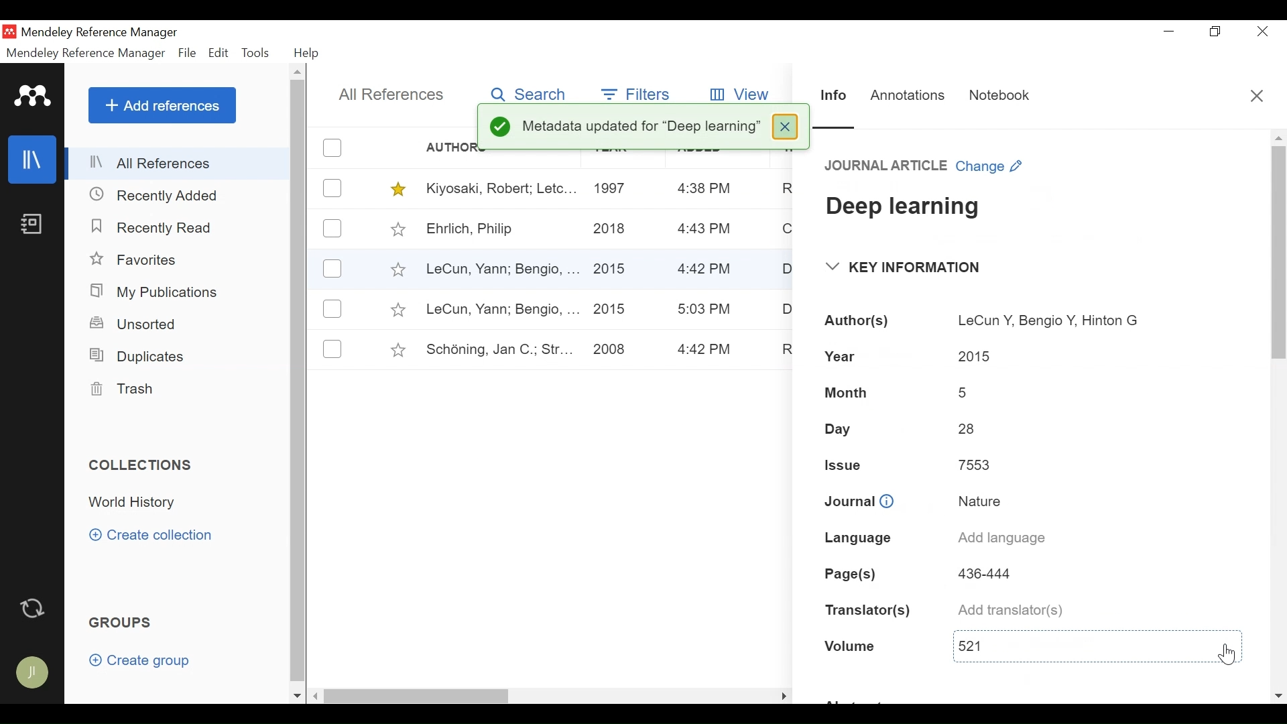  I want to click on Duplicates, so click(135, 355).